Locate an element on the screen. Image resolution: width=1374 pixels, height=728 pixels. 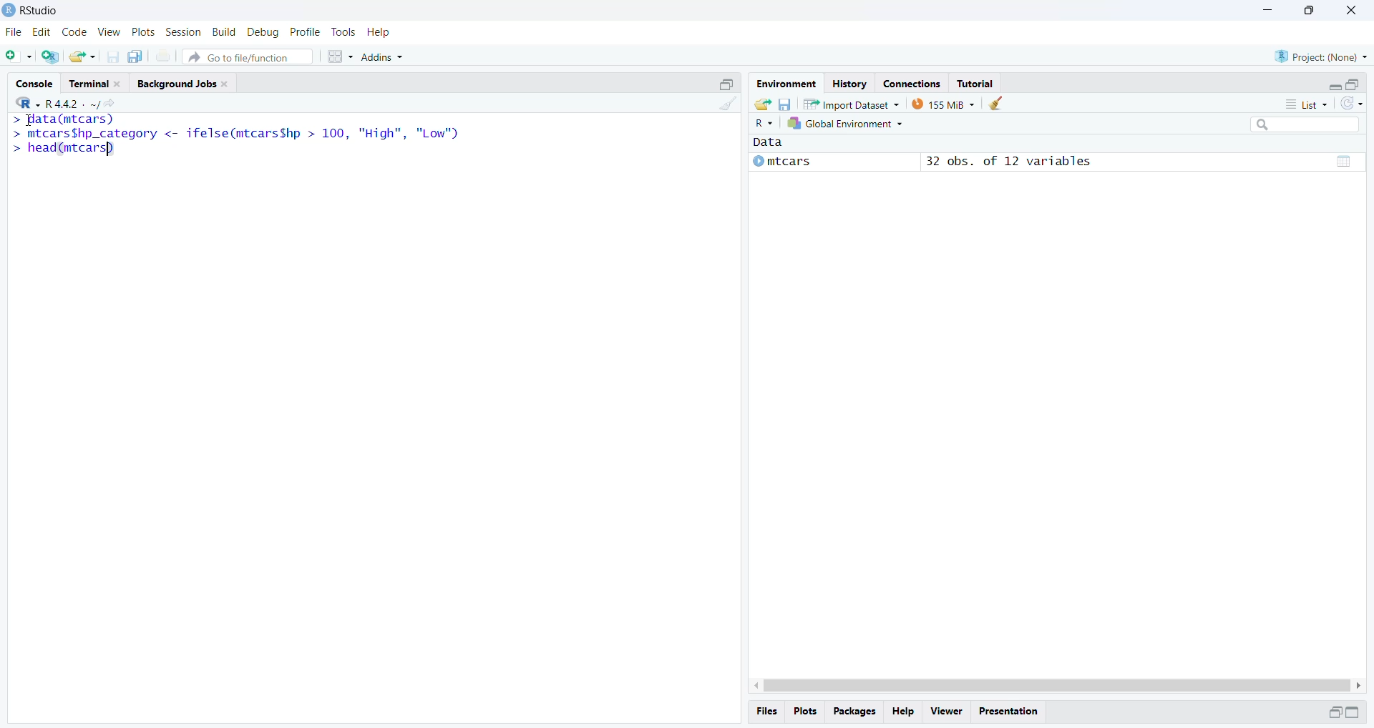
Open an existing file (Ctrl + O) is located at coordinates (84, 56).